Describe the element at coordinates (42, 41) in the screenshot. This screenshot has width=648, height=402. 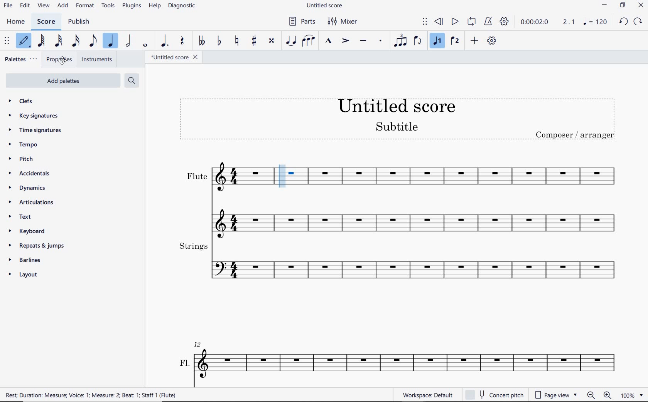
I see `64TH NOTE` at that location.